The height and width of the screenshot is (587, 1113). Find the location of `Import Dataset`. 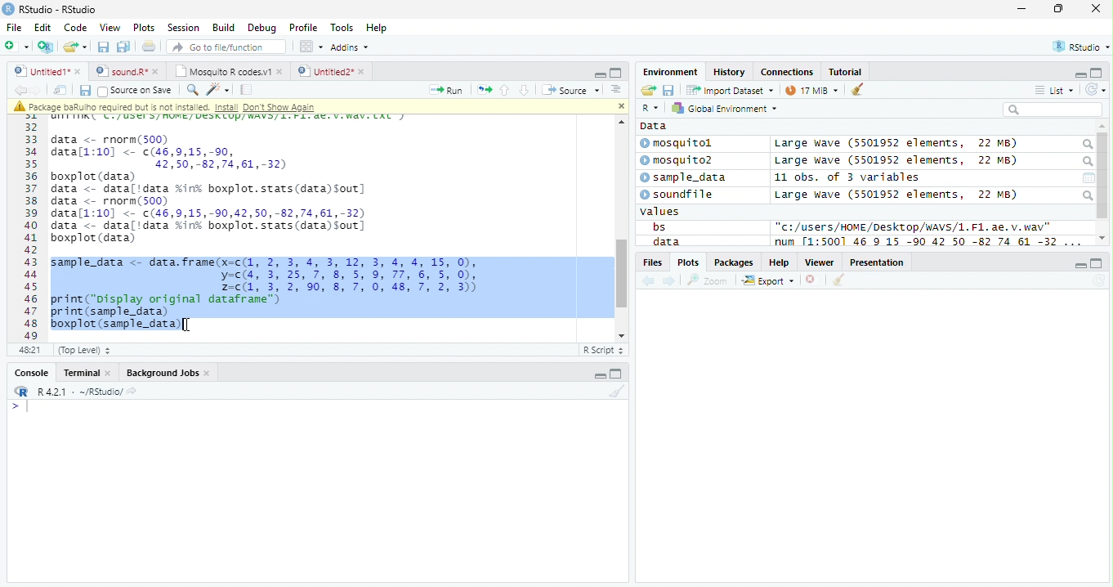

Import Dataset is located at coordinates (730, 91).